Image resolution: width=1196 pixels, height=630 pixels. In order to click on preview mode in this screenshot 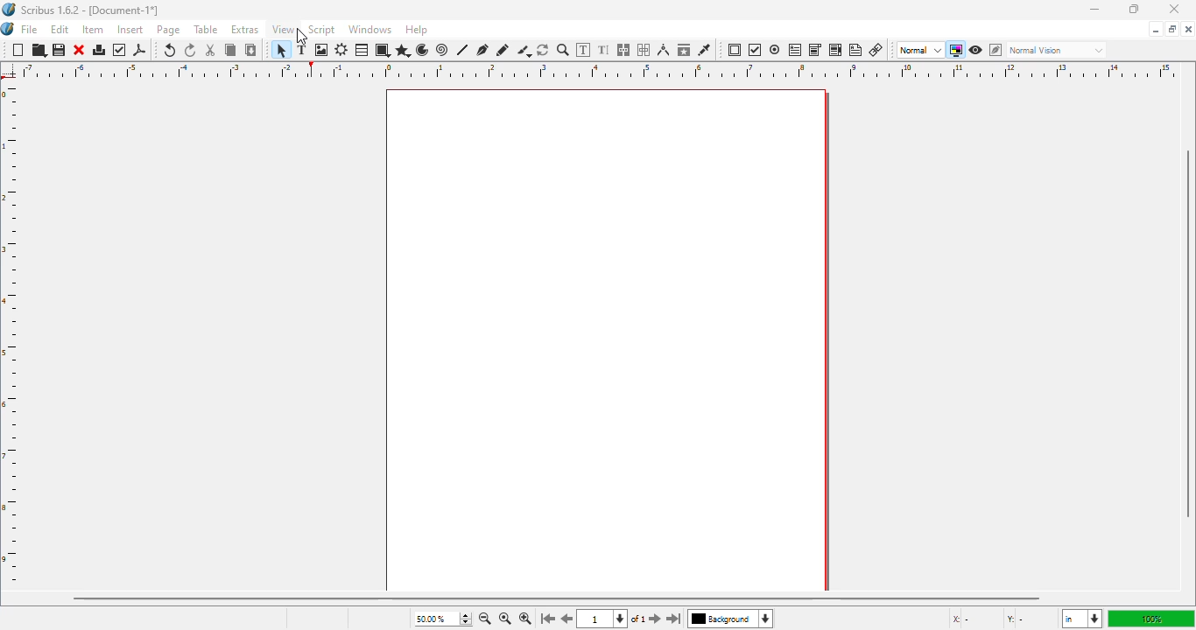, I will do `click(976, 49)`.